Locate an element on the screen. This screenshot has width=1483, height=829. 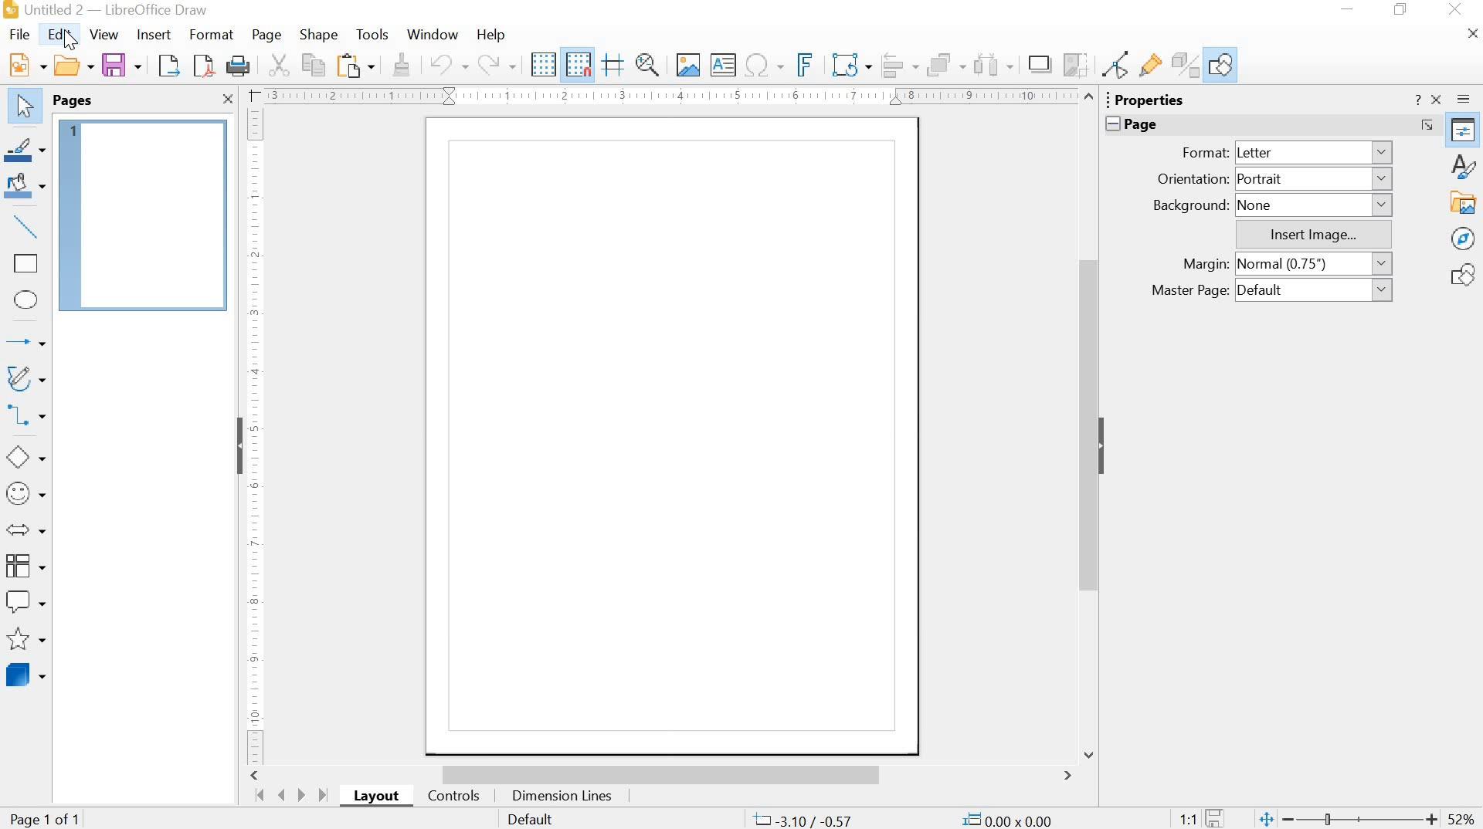
Normal (0.75") is located at coordinates (1314, 264).